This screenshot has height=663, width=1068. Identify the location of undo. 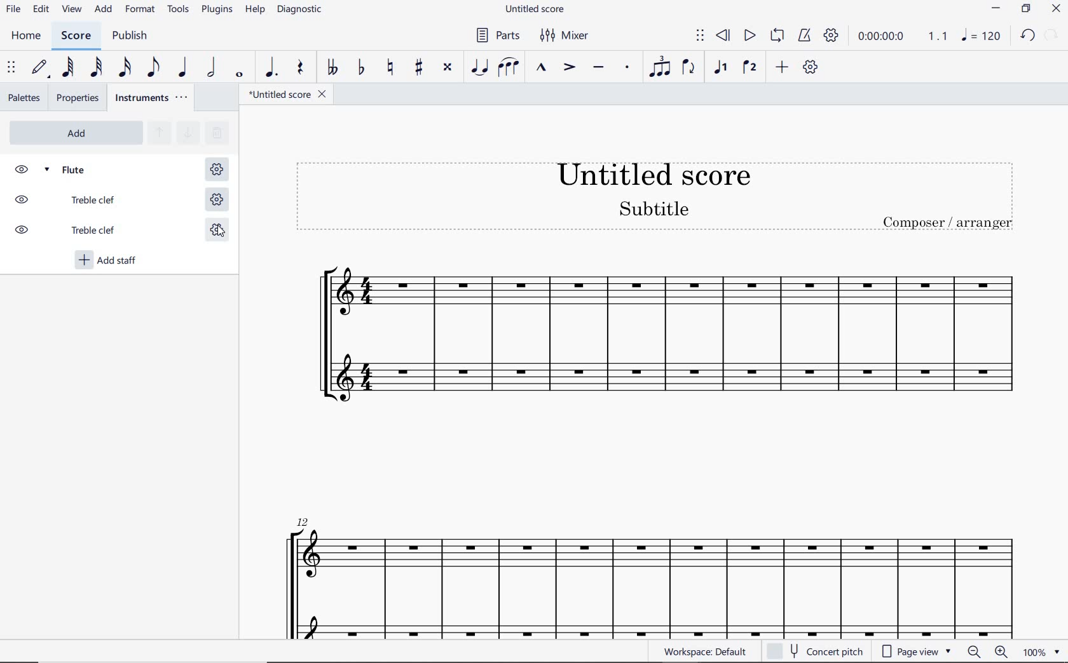
(1029, 36).